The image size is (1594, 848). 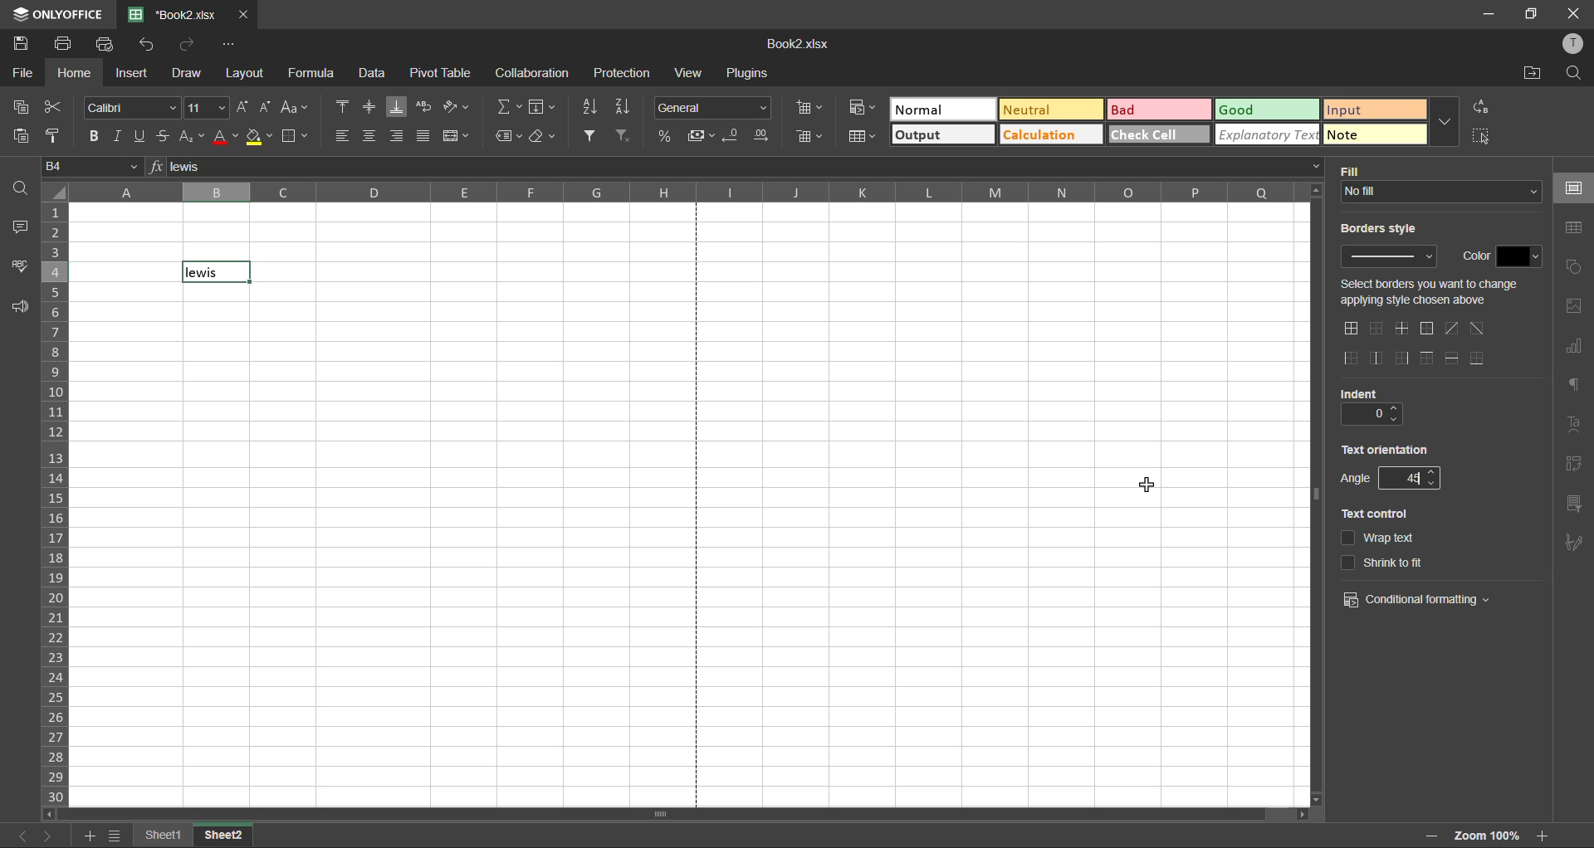 What do you see at coordinates (941, 136) in the screenshot?
I see `output` at bounding box center [941, 136].